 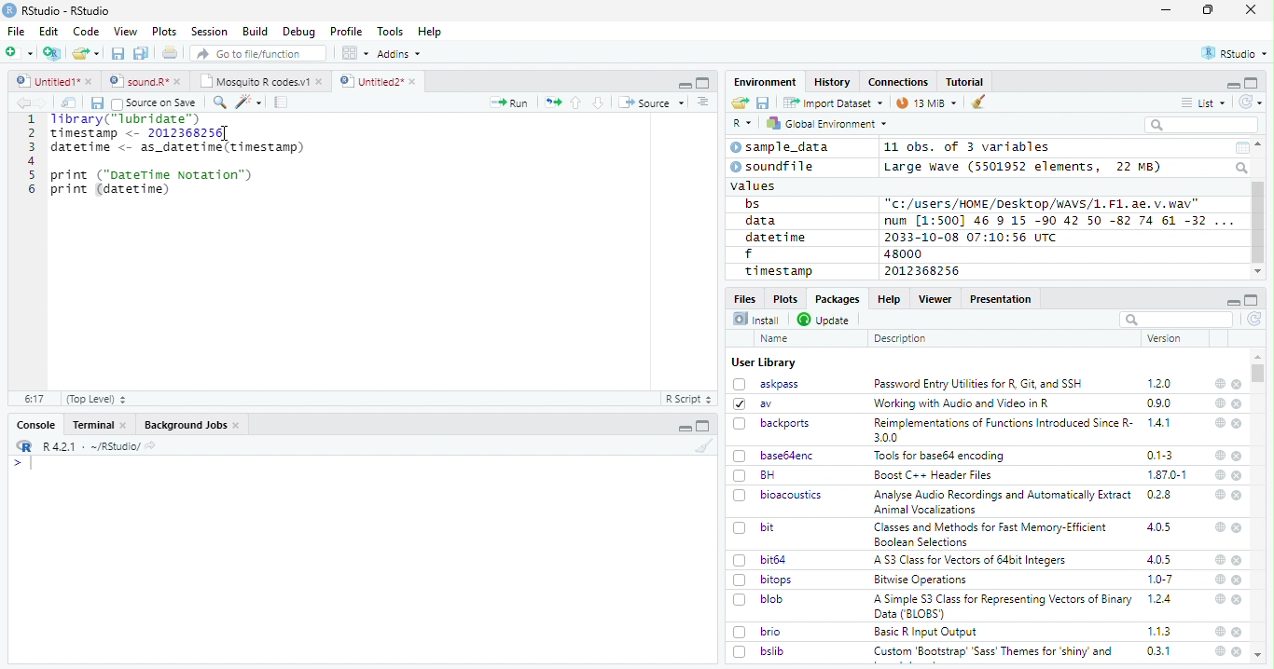 What do you see at coordinates (208, 32) in the screenshot?
I see `Session` at bounding box center [208, 32].